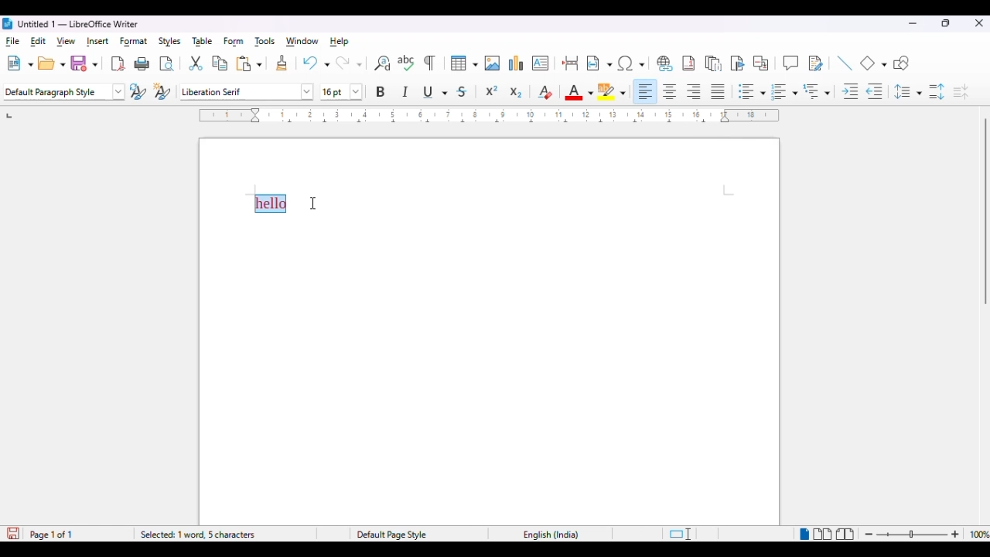 The height and width of the screenshot is (557, 990). What do you see at coordinates (579, 92) in the screenshot?
I see `font color: red` at bounding box center [579, 92].